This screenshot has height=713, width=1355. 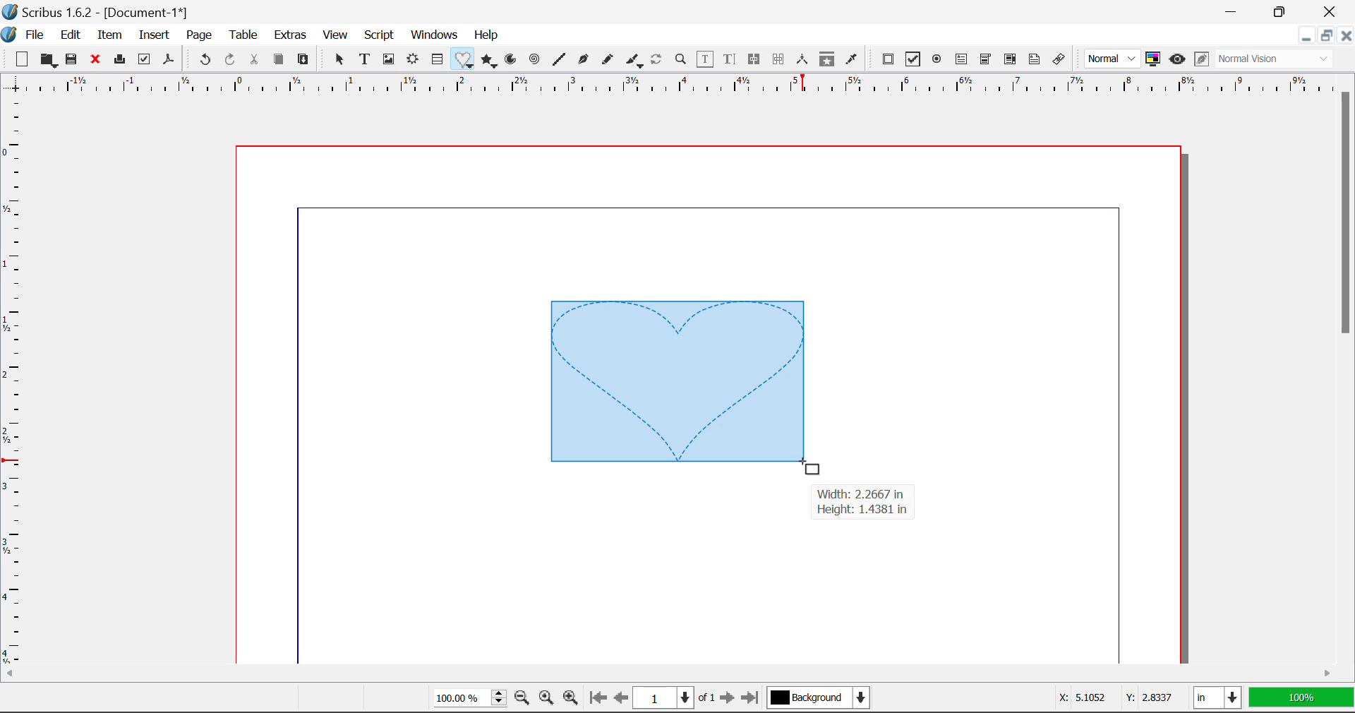 What do you see at coordinates (1347, 37) in the screenshot?
I see `Close` at bounding box center [1347, 37].